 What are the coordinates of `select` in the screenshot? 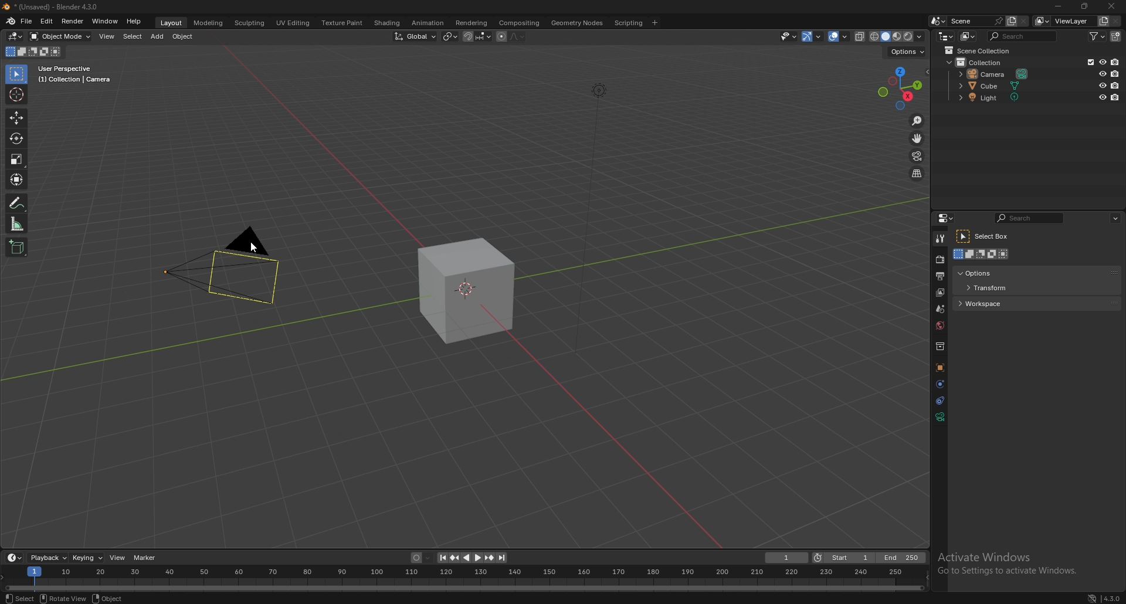 It's located at (19, 598).